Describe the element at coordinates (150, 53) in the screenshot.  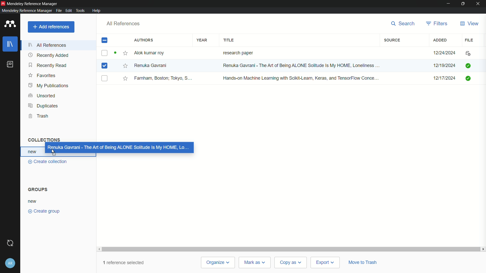
I see `Alok kumar roy` at that location.